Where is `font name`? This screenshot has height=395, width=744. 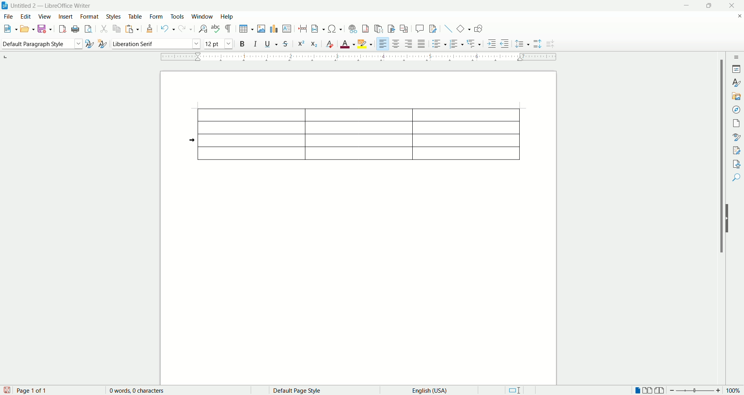
font name is located at coordinates (155, 43).